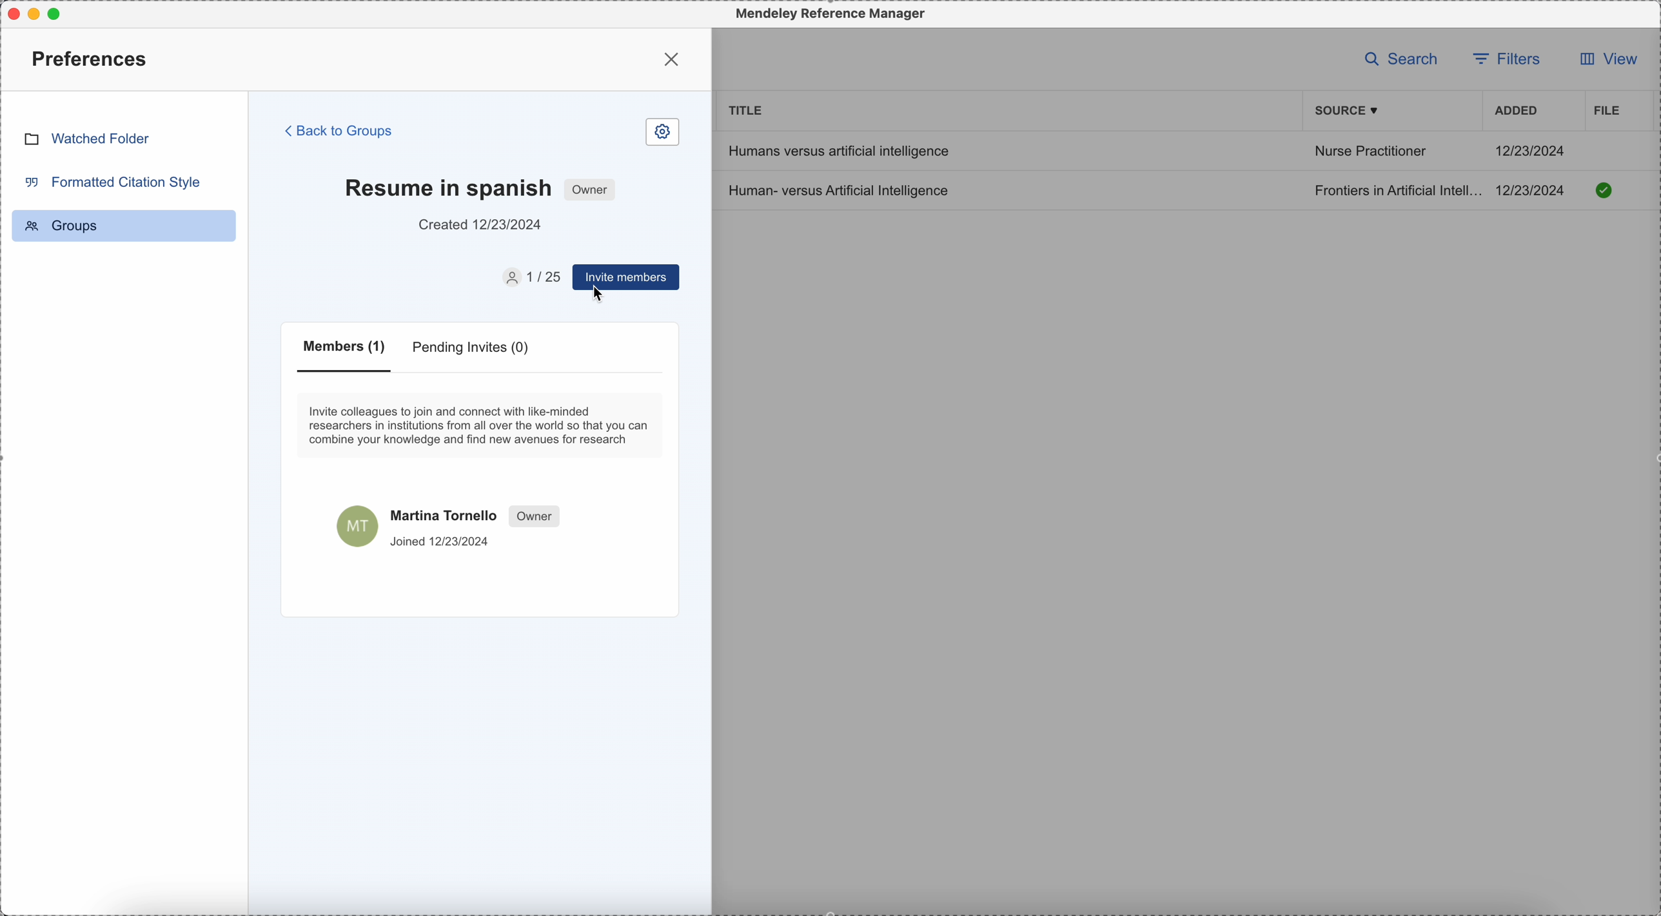 This screenshot has height=916, width=1661. Describe the element at coordinates (1395, 190) in the screenshot. I see `Frontiers in Artificial Intell..` at that location.